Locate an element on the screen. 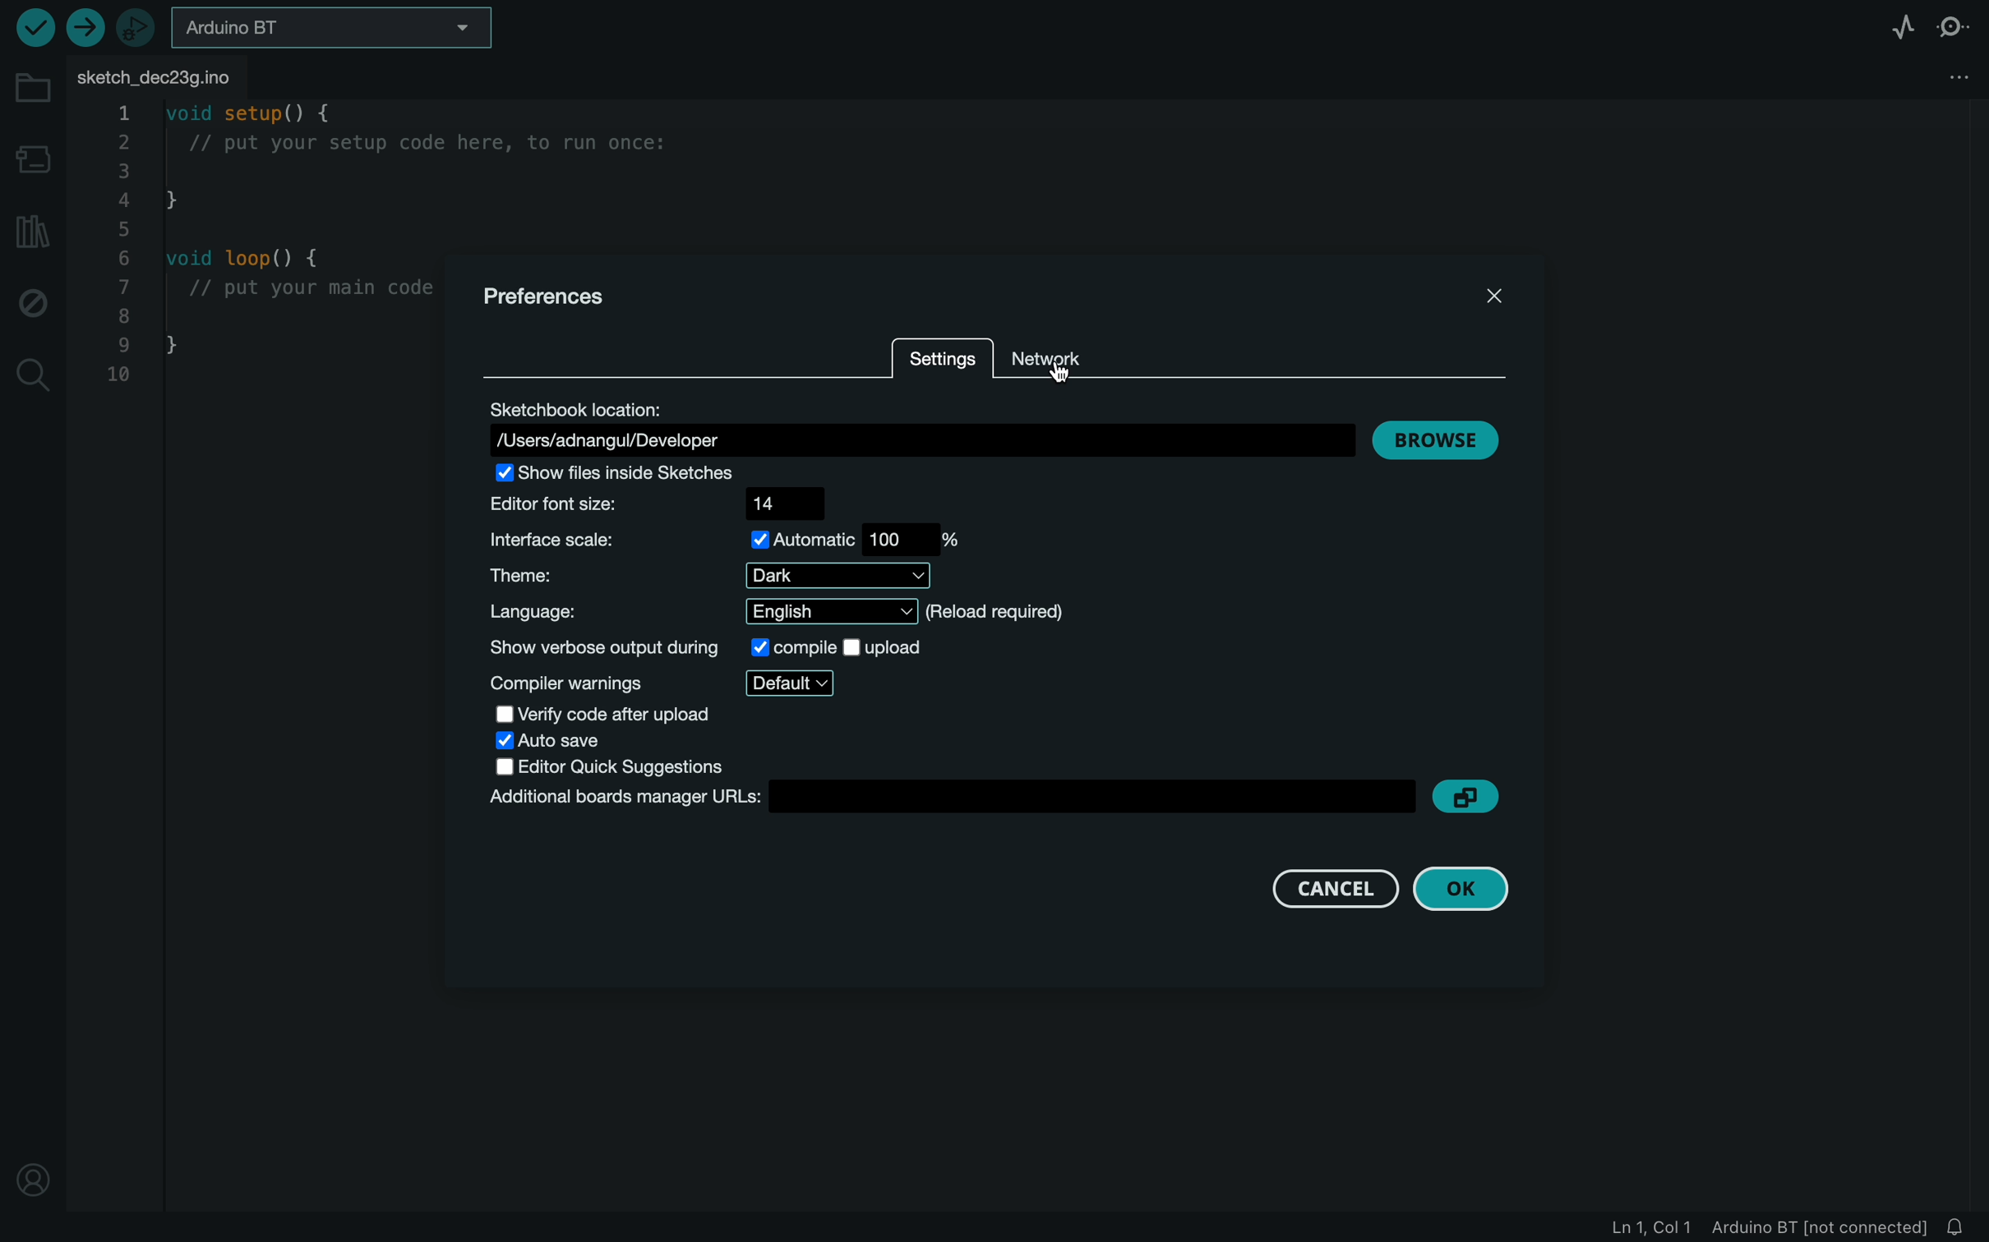 The height and width of the screenshot is (1242, 1989). board selecter is located at coordinates (332, 29).